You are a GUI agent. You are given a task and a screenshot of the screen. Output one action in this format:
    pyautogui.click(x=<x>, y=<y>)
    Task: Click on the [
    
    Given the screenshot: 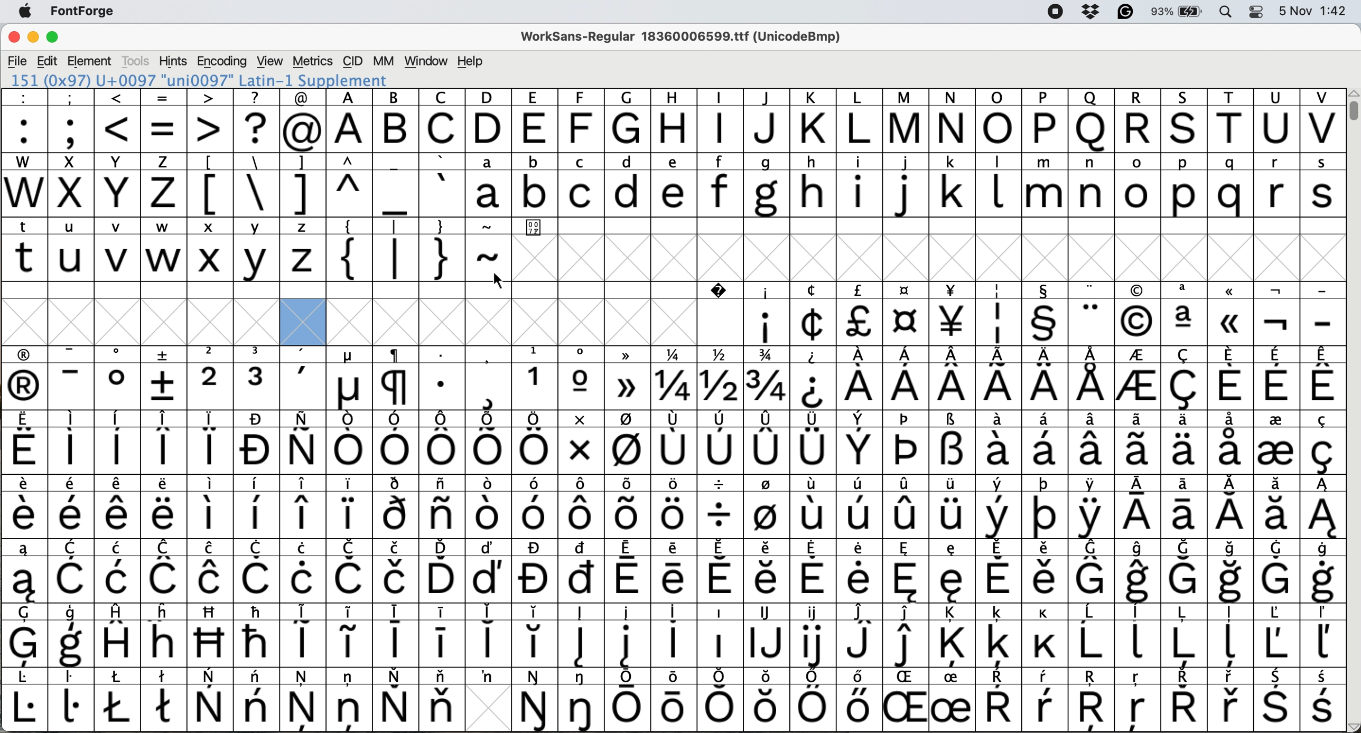 What is the action you would take?
    pyautogui.click(x=211, y=185)
    